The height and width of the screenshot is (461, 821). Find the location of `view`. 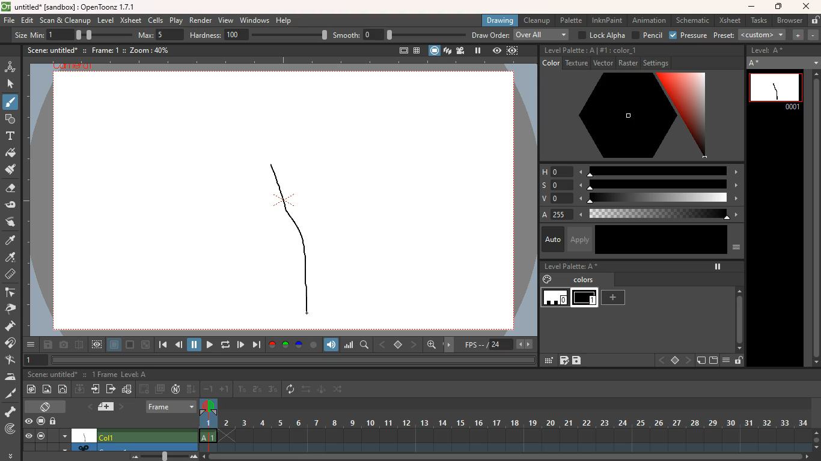

view is located at coordinates (496, 51).